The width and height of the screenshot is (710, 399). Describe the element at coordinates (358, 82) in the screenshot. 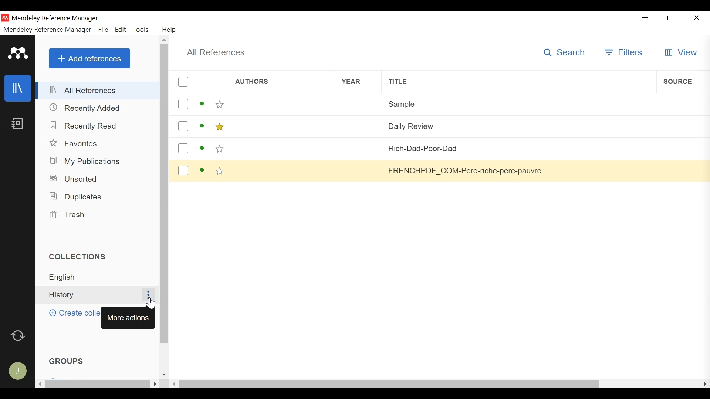

I see `Year` at that location.